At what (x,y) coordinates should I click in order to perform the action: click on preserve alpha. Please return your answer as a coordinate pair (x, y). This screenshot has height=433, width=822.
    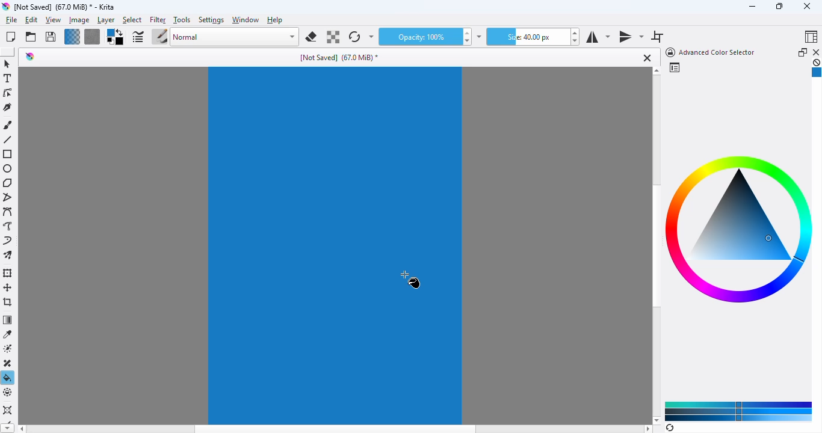
    Looking at the image, I should click on (332, 37).